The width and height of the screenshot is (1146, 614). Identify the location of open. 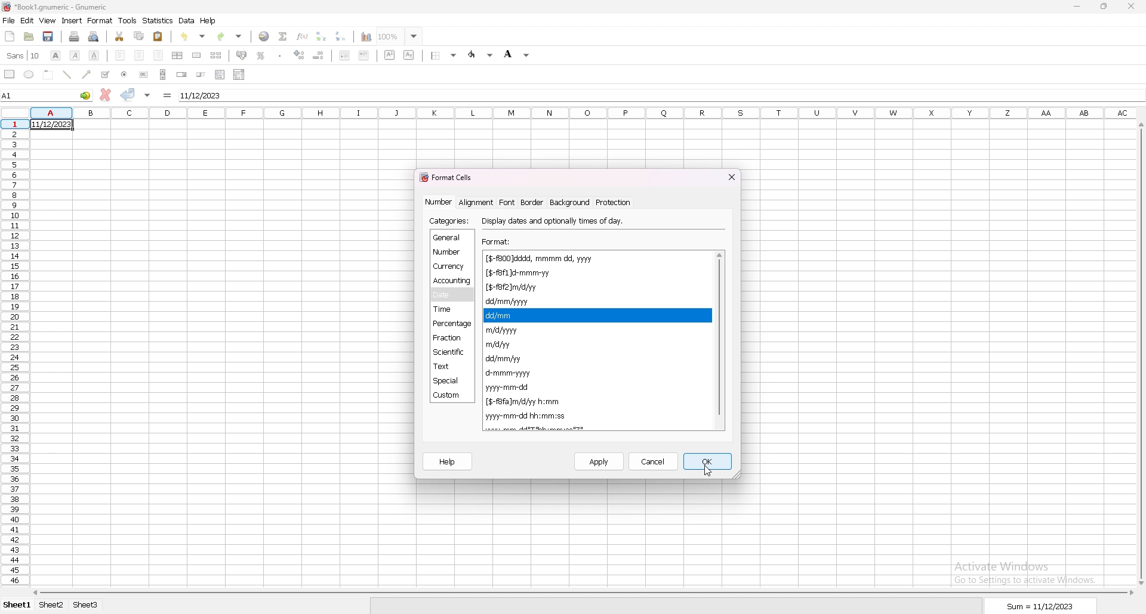
(29, 36).